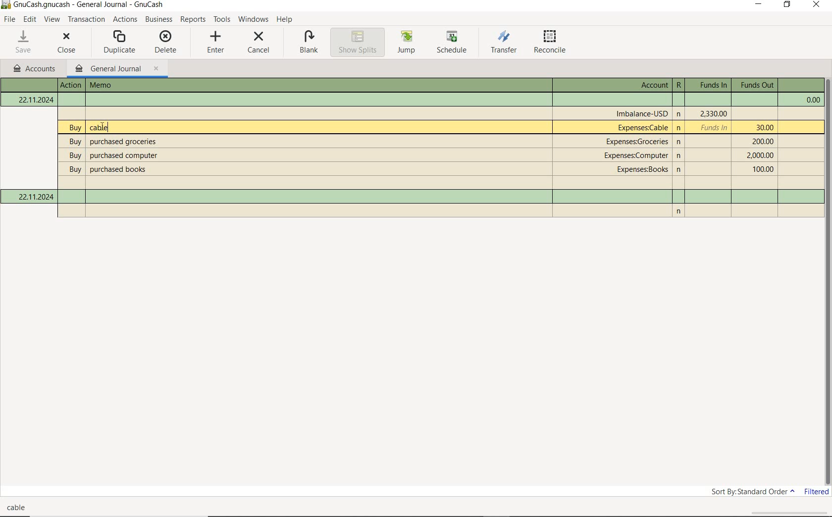  I want to click on FILE, so click(8, 20).